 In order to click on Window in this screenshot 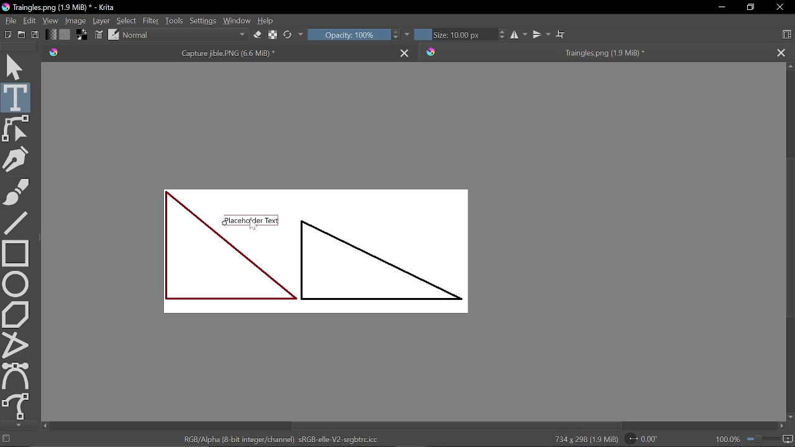, I will do `click(236, 20)`.